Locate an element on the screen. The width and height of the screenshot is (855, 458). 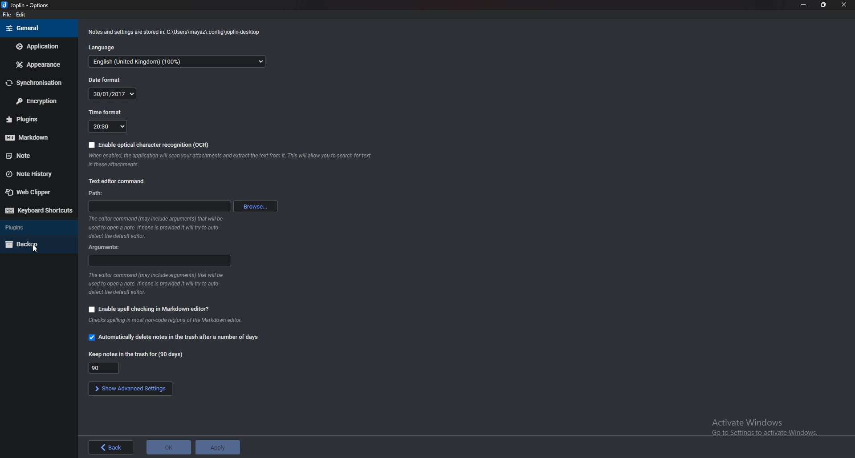
file is located at coordinates (7, 15).